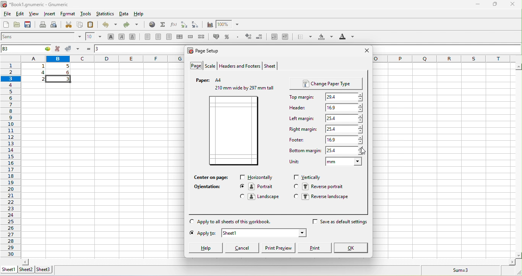 The image size is (522, 276). Describe the element at coordinates (55, 25) in the screenshot. I see `print preview` at that location.